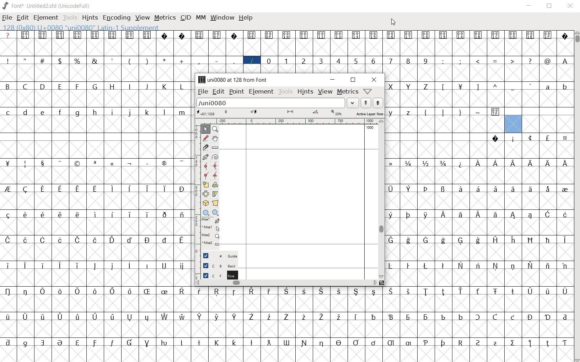  Describe the element at coordinates (147, 87) in the screenshot. I see `glyph` at that location.